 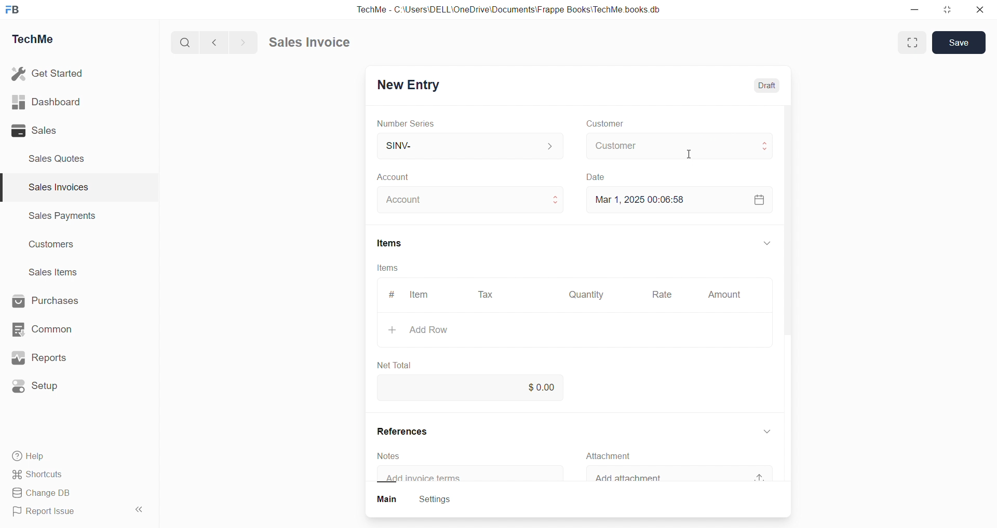 What do you see at coordinates (140, 508) in the screenshot?
I see `«` at bounding box center [140, 508].